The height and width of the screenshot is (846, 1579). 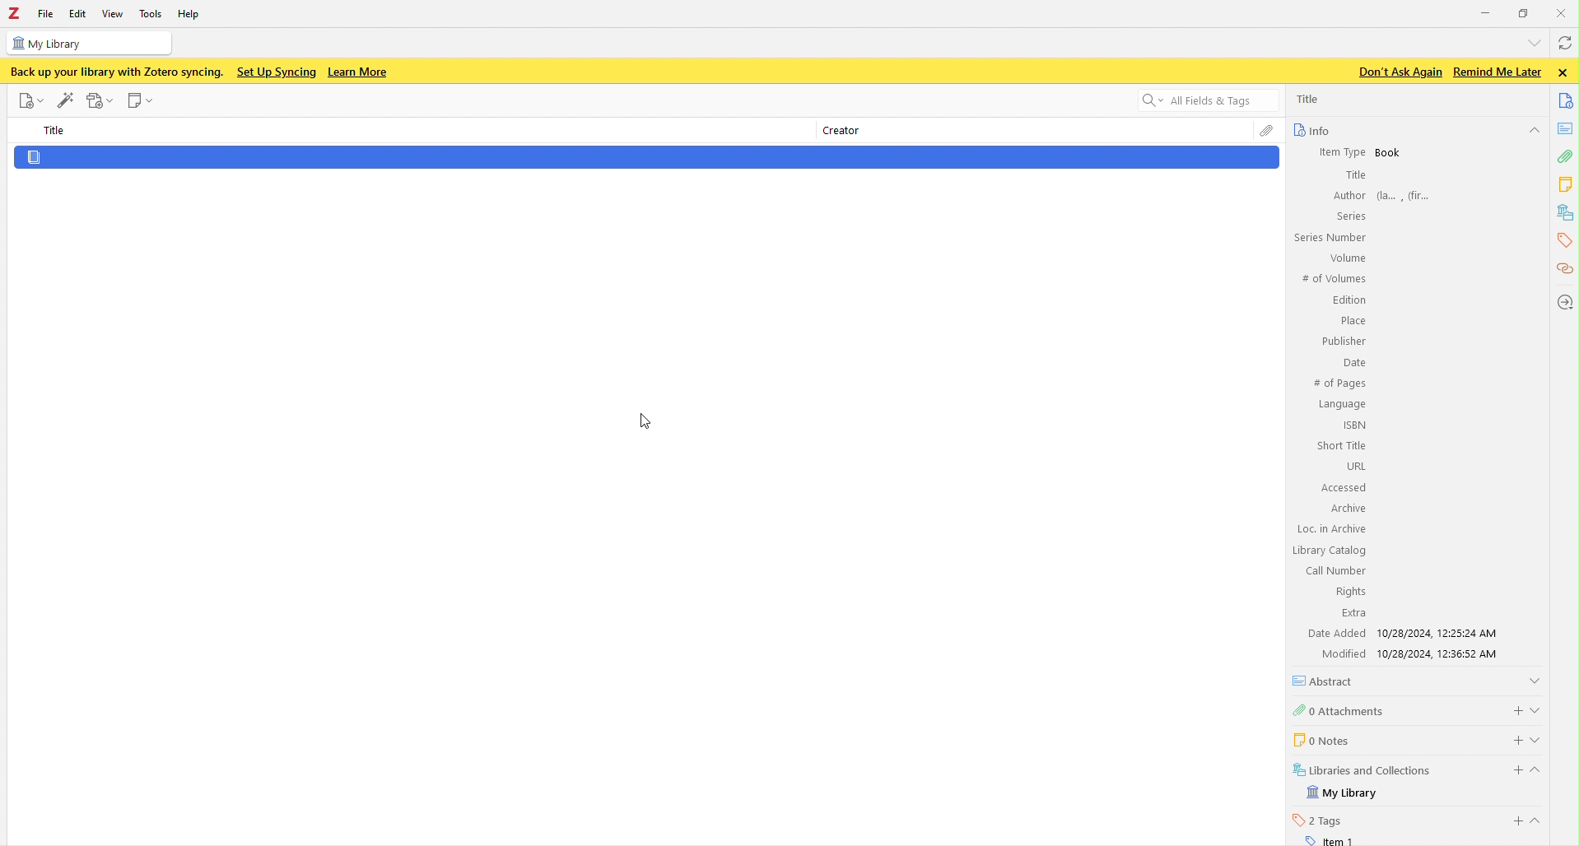 I want to click on 5 Libraries and Collections, so click(x=1363, y=769).